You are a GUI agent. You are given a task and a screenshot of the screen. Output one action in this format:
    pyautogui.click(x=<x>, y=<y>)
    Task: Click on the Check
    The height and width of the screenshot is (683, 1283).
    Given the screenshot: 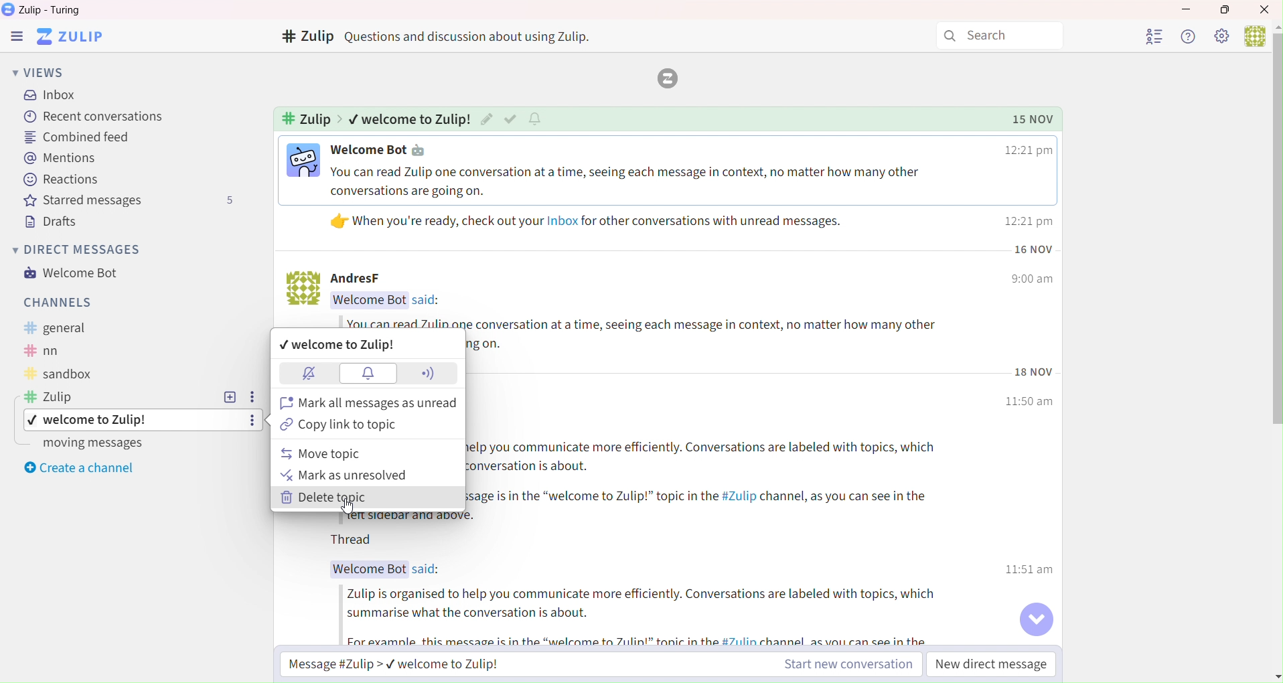 What is the action you would take?
    pyautogui.click(x=510, y=119)
    